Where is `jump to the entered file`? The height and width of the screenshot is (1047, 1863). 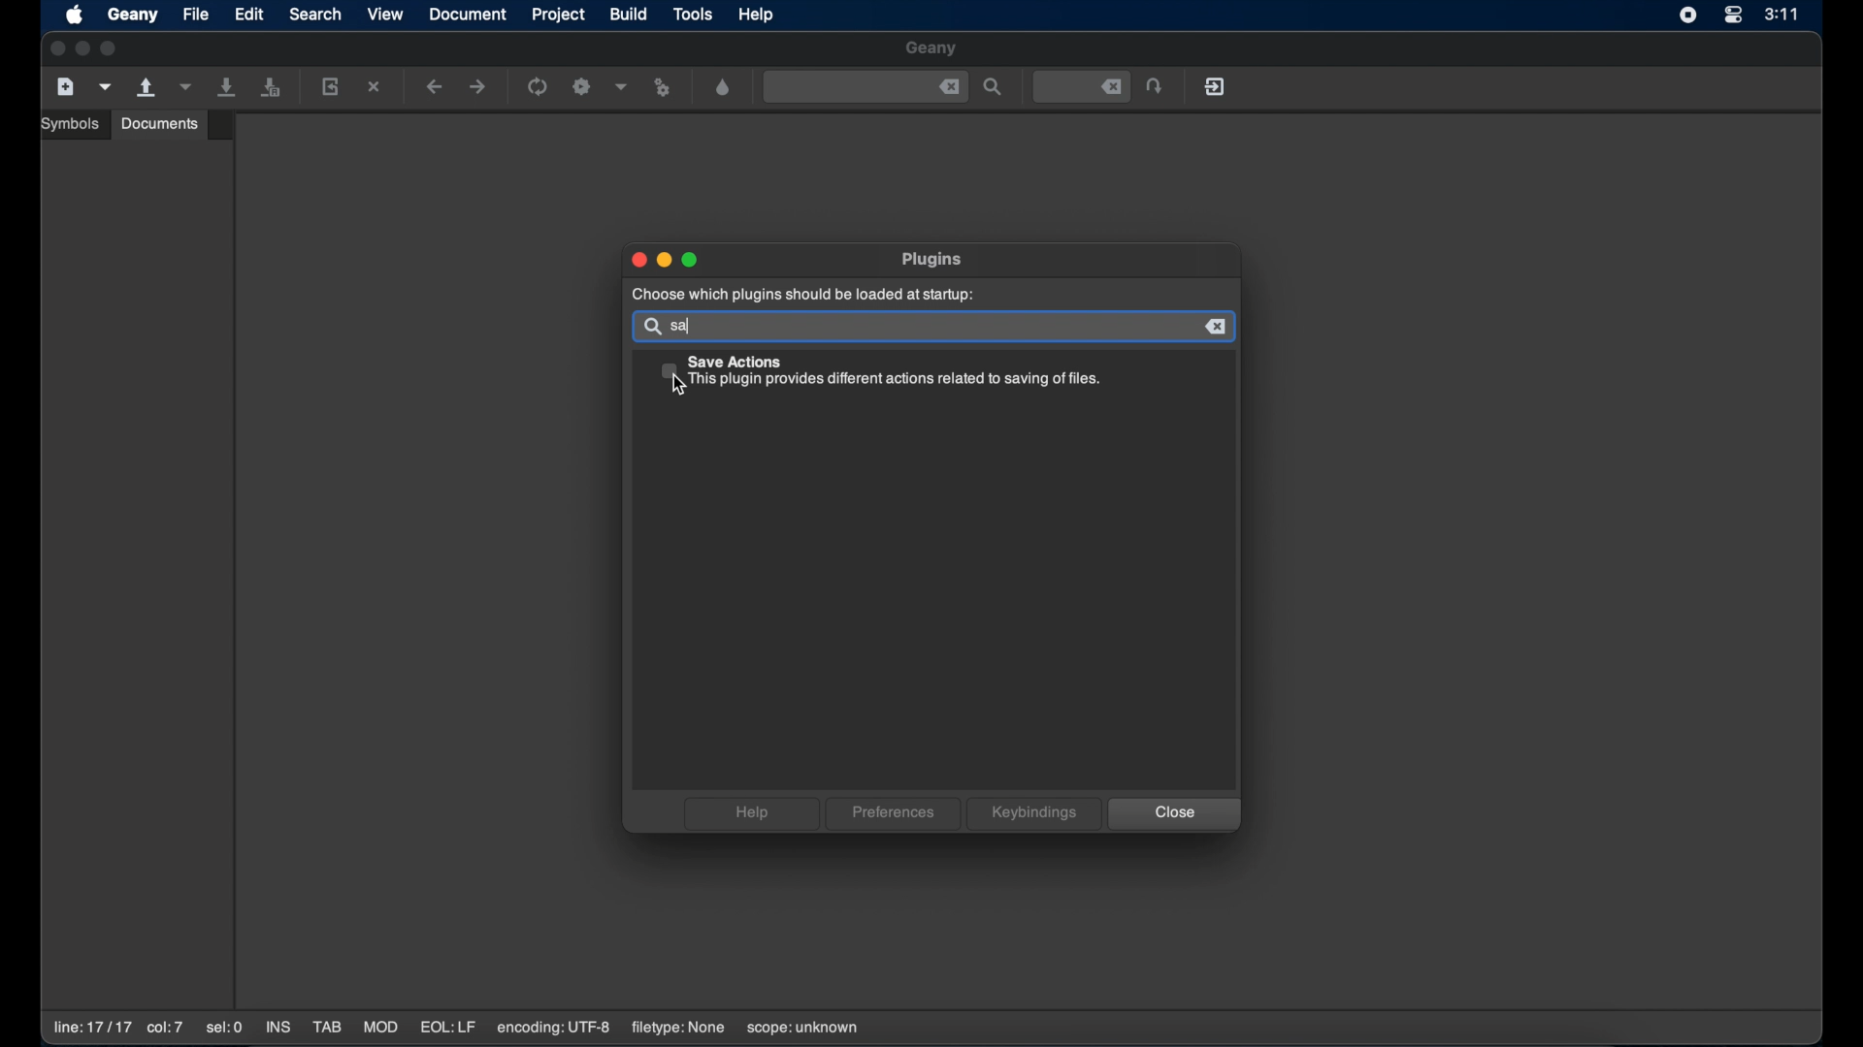
jump to the entered file is located at coordinates (1082, 87).